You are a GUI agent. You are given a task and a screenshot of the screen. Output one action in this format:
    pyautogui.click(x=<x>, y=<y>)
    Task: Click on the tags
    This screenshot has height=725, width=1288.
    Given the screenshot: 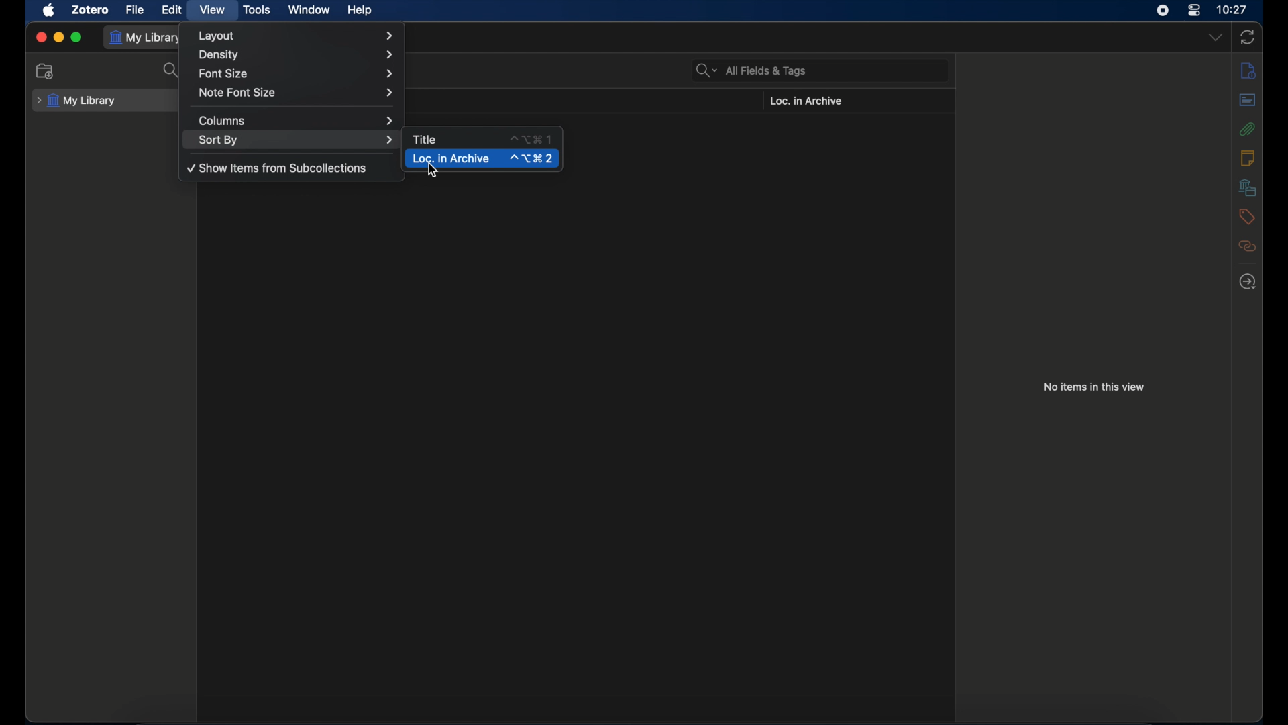 What is the action you would take?
    pyautogui.click(x=1245, y=217)
    